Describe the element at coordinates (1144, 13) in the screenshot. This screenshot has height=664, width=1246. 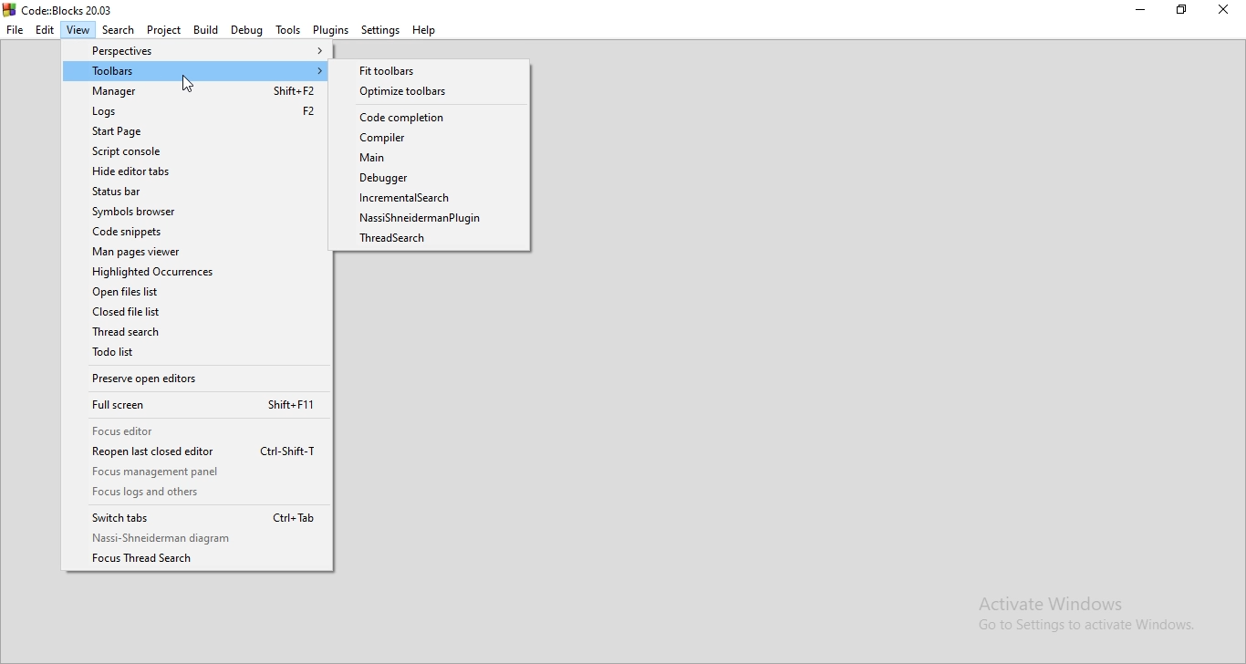
I see `Minimise` at that location.